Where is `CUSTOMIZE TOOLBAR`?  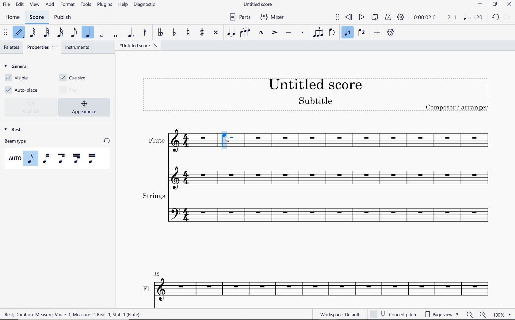 CUSTOMIZE TOOLBAR is located at coordinates (391, 32).